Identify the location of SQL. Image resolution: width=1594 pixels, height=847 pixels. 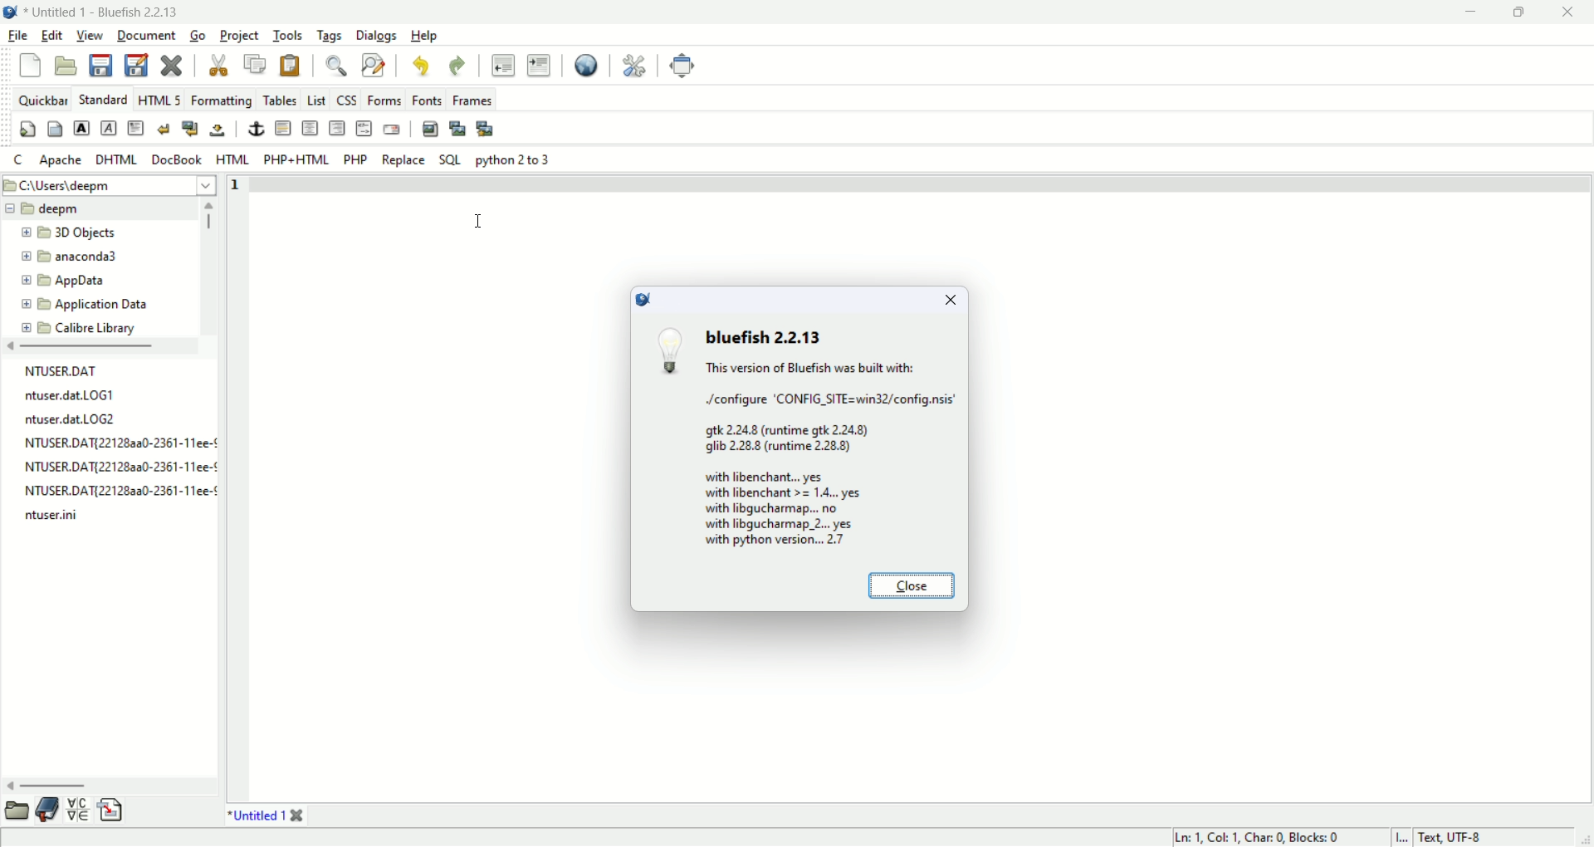
(449, 159).